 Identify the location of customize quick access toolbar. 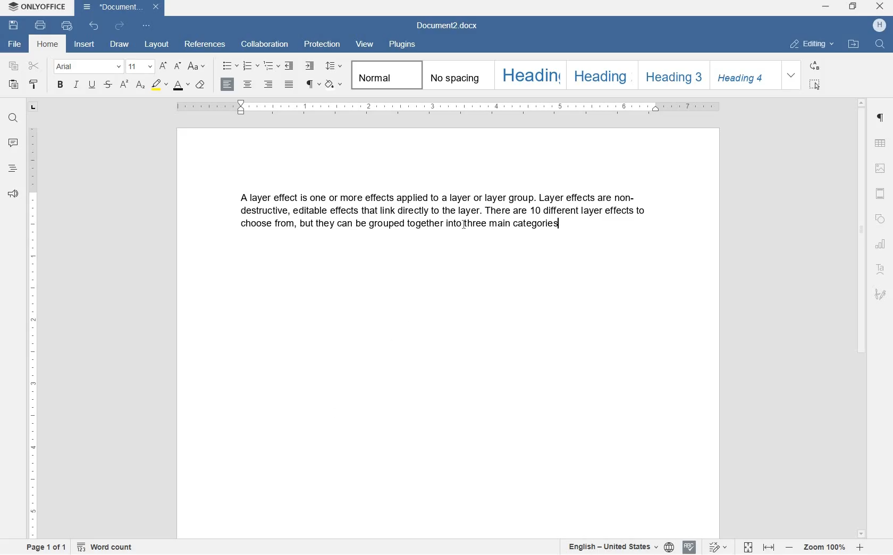
(147, 28).